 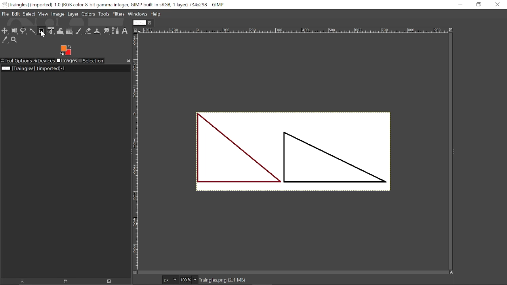 What do you see at coordinates (118, 14) in the screenshot?
I see `Filters` at bounding box center [118, 14].